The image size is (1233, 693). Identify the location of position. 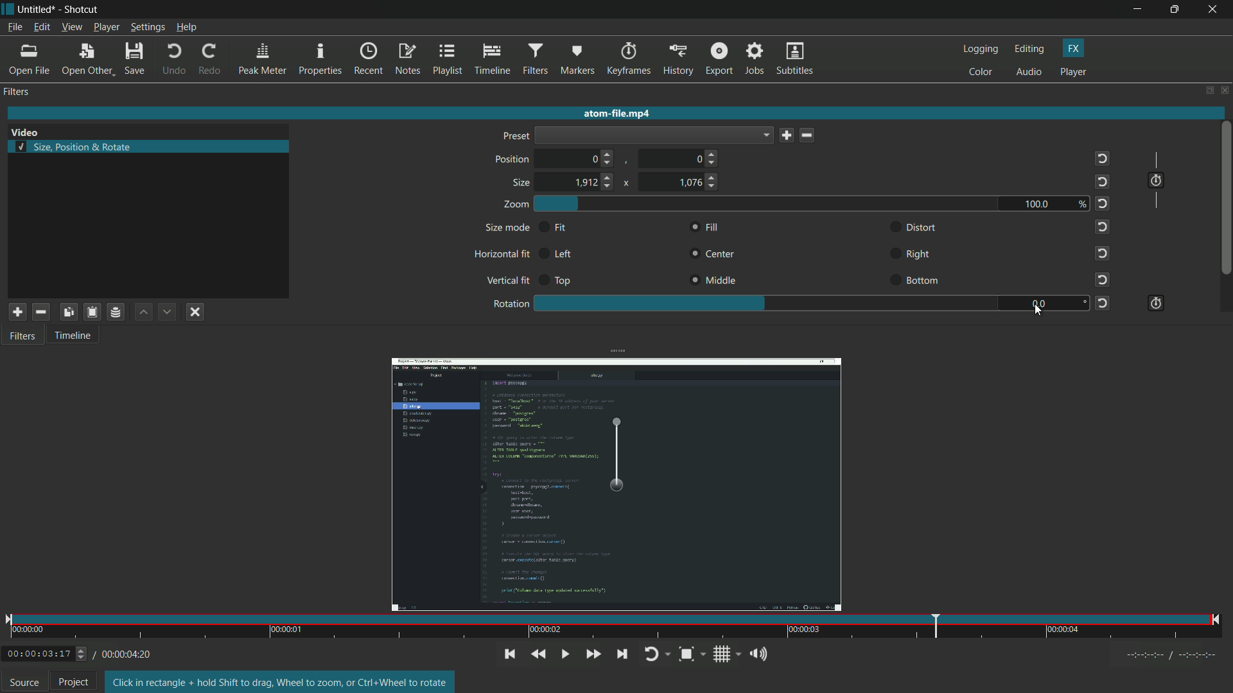
(513, 160).